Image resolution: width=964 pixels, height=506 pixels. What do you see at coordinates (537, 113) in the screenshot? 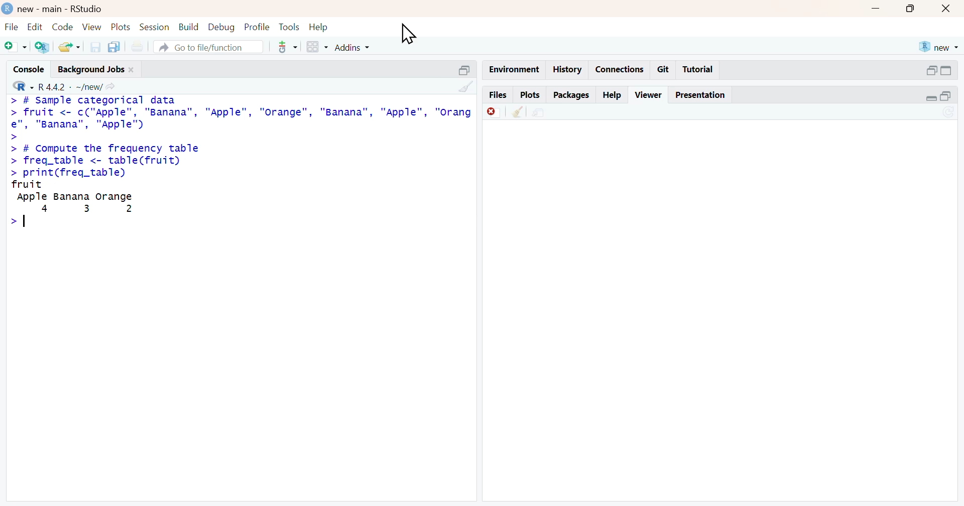
I see `show in new window` at bounding box center [537, 113].